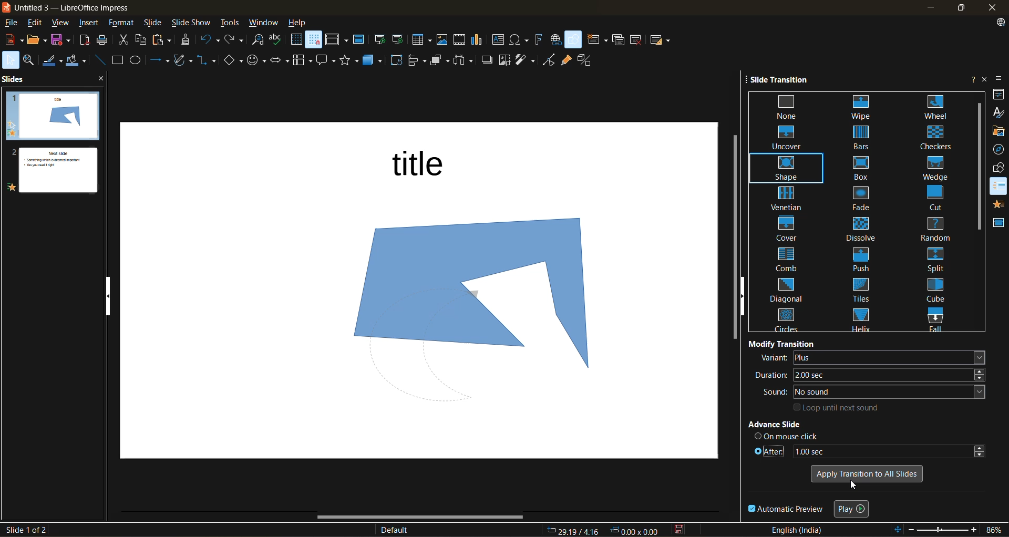 The height and width of the screenshot is (537, 1009). Describe the element at coordinates (314, 40) in the screenshot. I see `snap to grid` at that location.